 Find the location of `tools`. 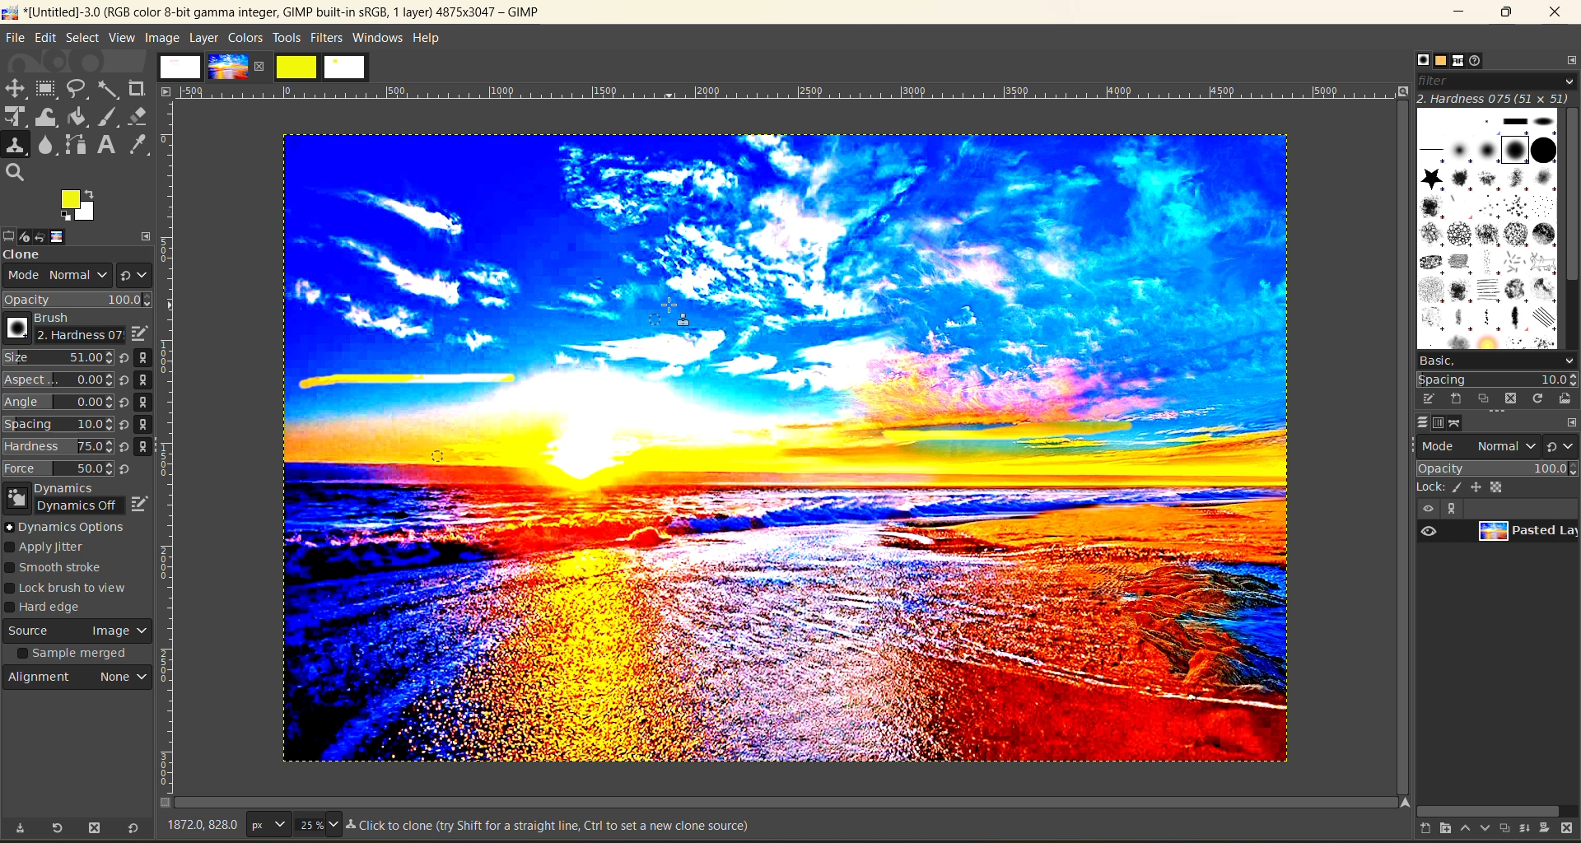

tools is located at coordinates (287, 38).